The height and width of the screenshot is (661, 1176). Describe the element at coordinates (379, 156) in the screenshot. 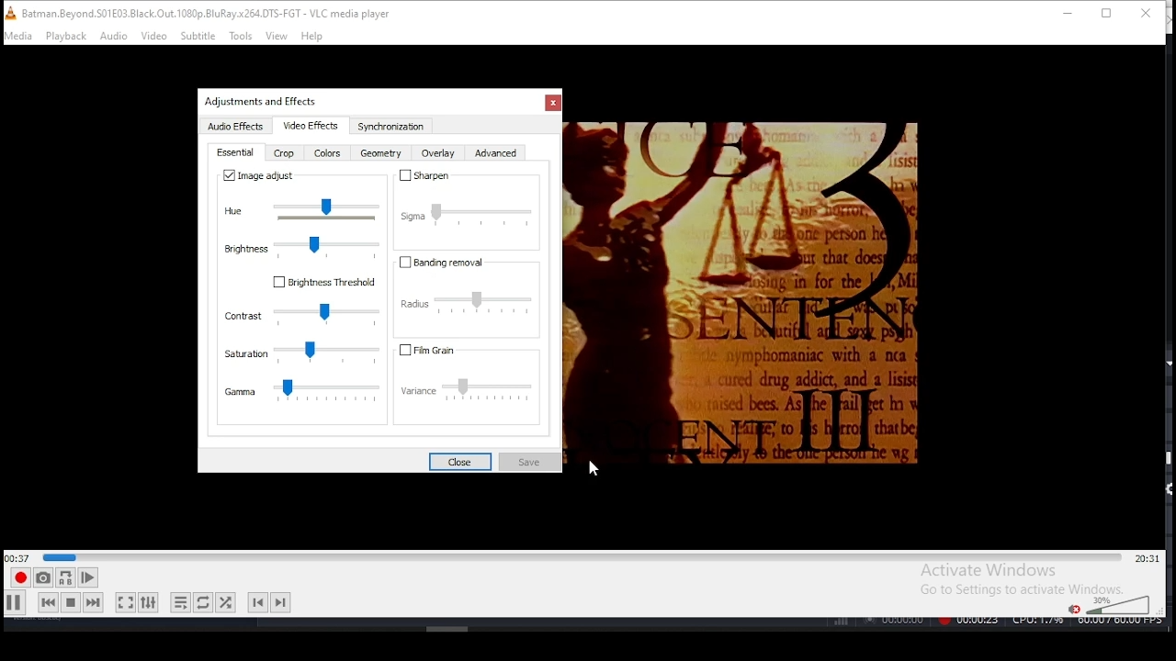

I see `geometry` at that location.